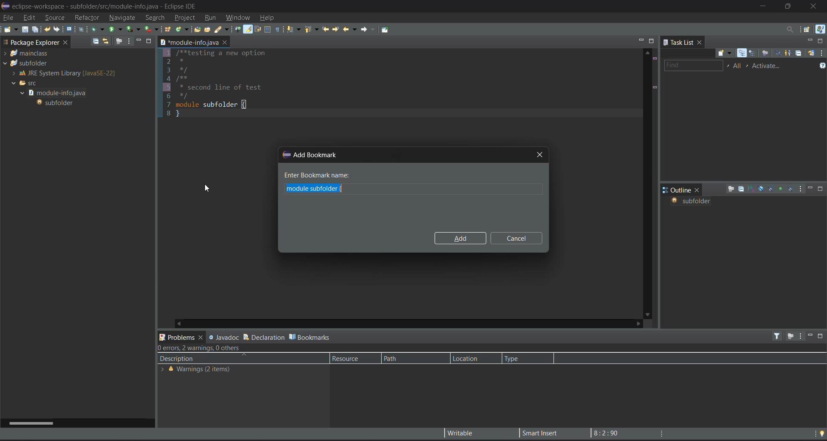 This screenshot has height=441, width=827. What do you see at coordinates (269, 19) in the screenshot?
I see `help` at bounding box center [269, 19].